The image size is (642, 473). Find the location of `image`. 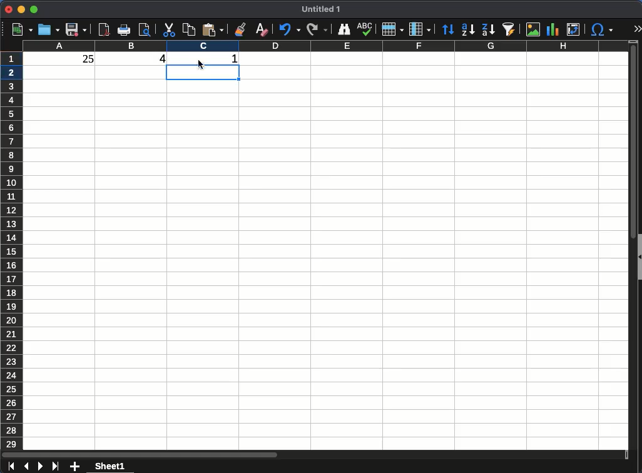

image is located at coordinates (533, 30).